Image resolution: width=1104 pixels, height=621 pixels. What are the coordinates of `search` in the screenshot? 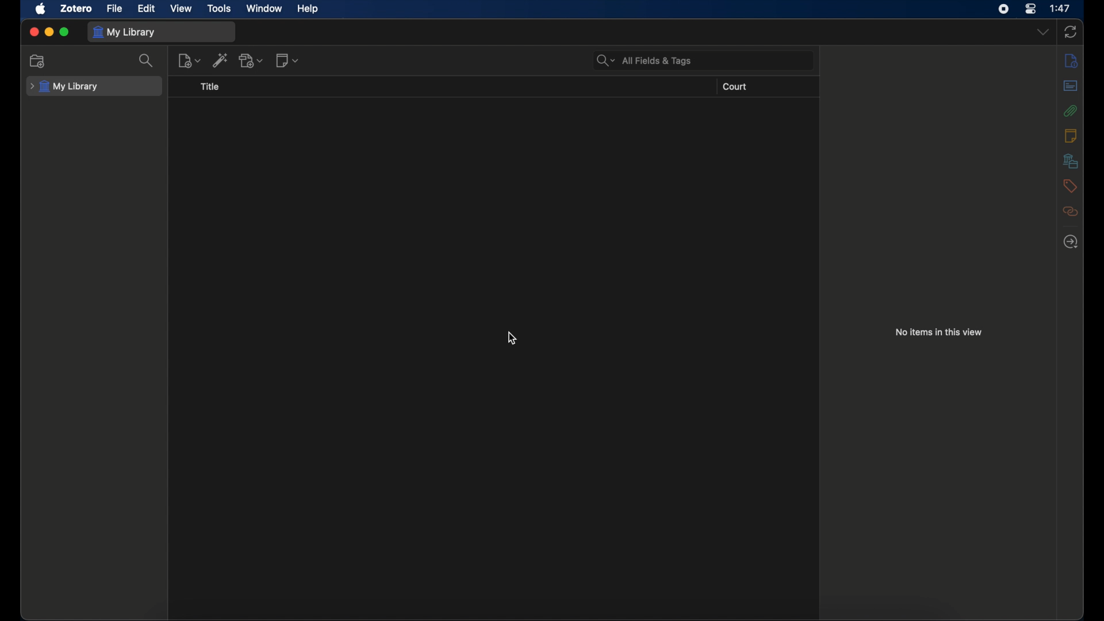 It's located at (147, 60).